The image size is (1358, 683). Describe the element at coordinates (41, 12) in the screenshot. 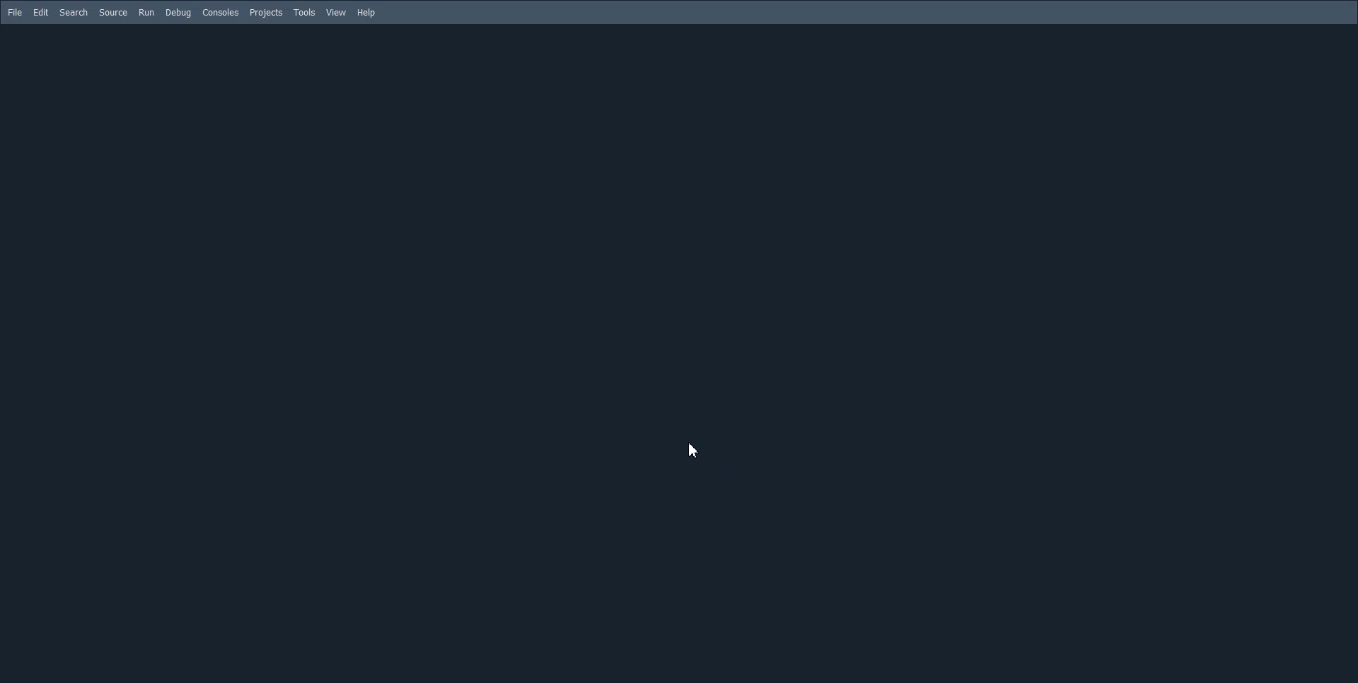

I see `Edit` at that location.